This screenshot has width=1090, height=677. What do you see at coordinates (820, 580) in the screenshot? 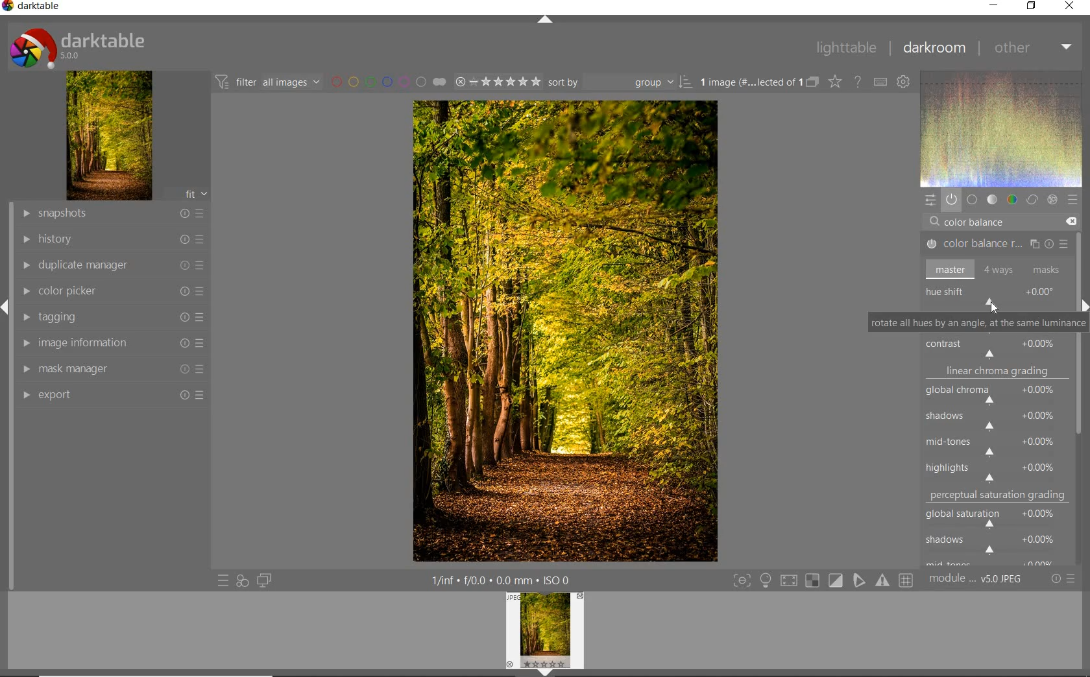
I see `toggle modes` at bounding box center [820, 580].